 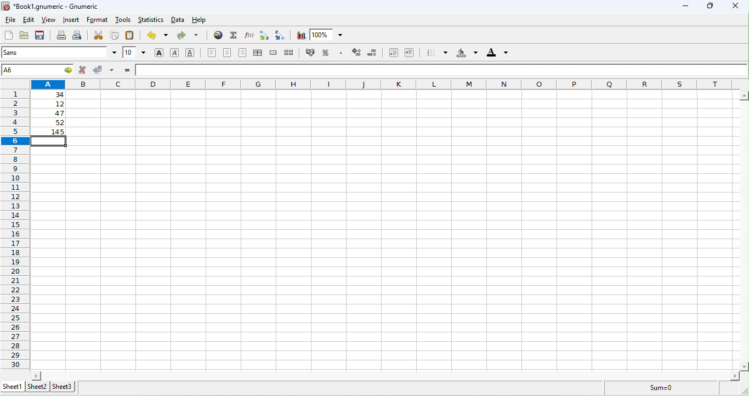 What do you see at coordinates (160, 53) in the screenshot?
I see `bold` at bounding box center [160, 53].